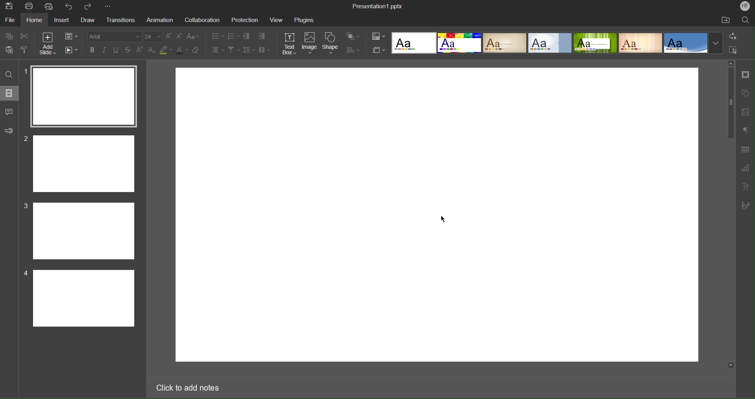 The image size is (755, 399). What do you see at coordinates (87, 20) in the screenshot?
I see `Draw` at bounding box center [87, 20].